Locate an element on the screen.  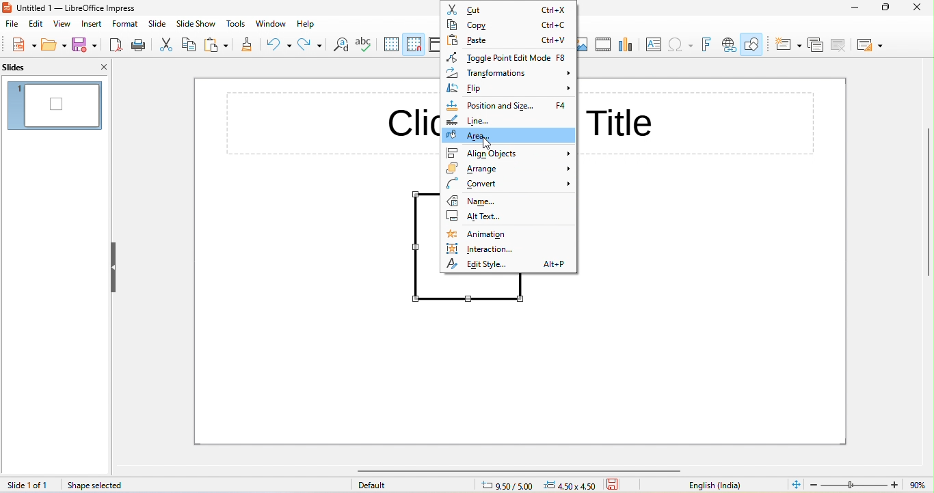
spelling is located at coordinates (365, 44).